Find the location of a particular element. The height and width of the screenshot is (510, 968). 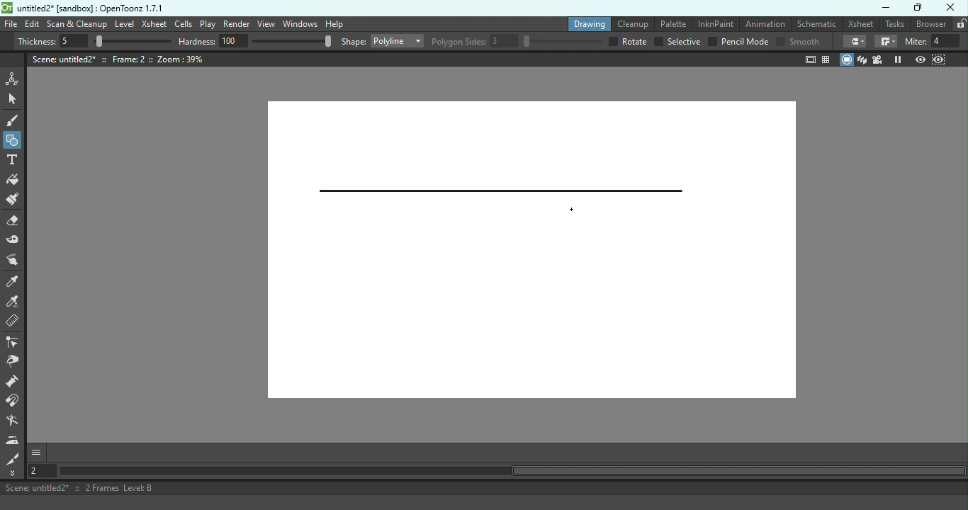

untitled2* [sandbox] : OpenToonz 1.7.1 is located at coordinates (82, 7).